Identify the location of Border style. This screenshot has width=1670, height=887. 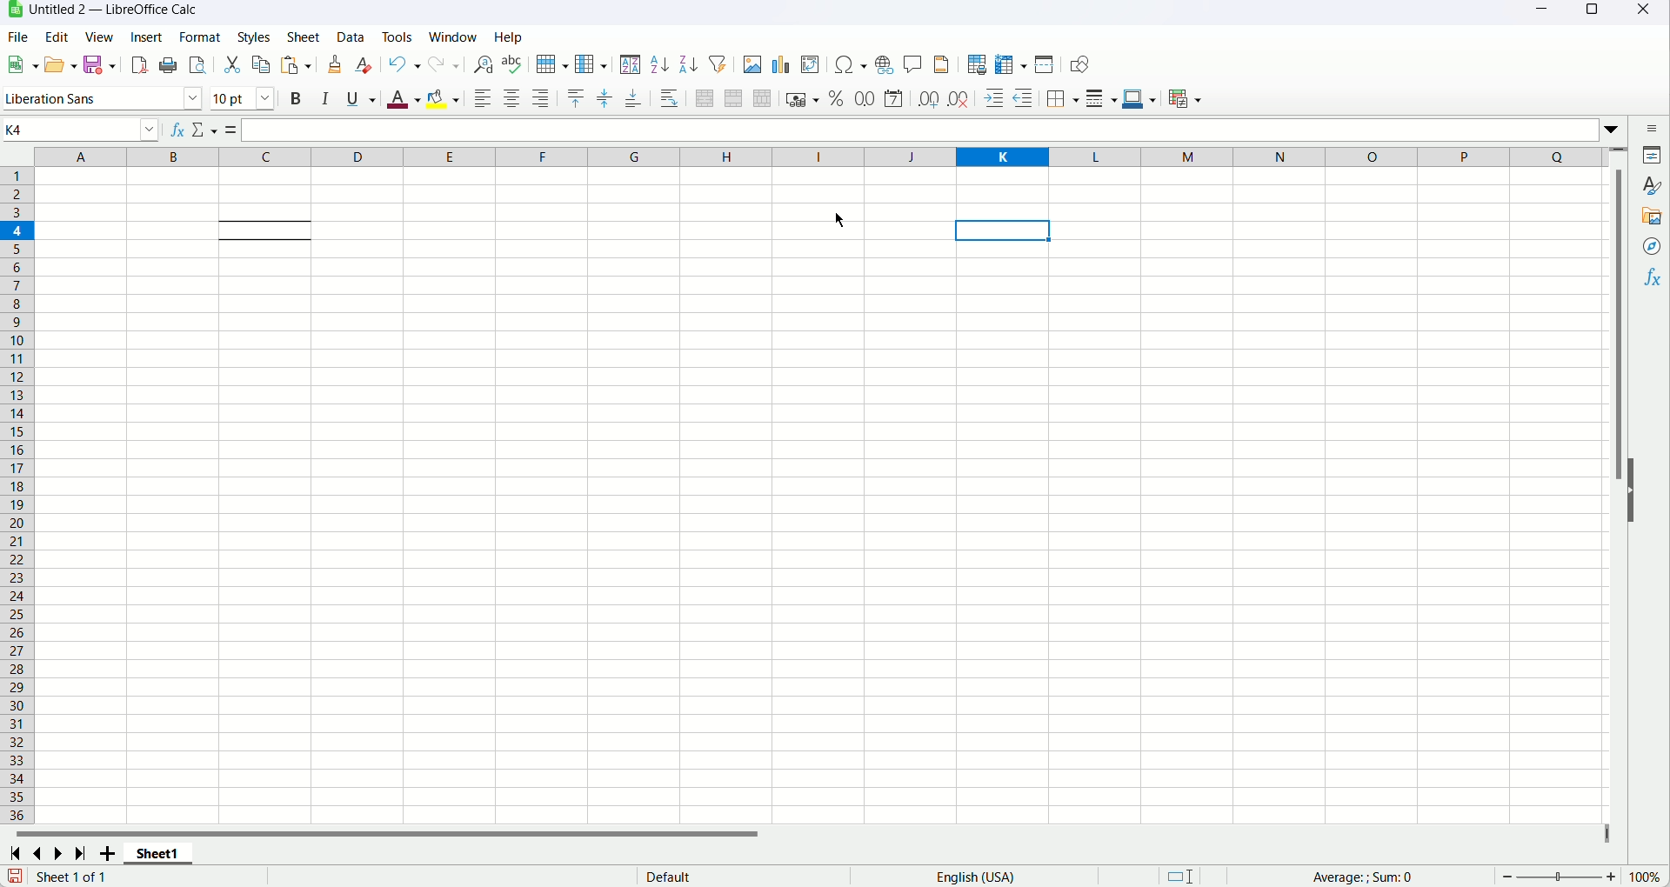
(1100, 98).